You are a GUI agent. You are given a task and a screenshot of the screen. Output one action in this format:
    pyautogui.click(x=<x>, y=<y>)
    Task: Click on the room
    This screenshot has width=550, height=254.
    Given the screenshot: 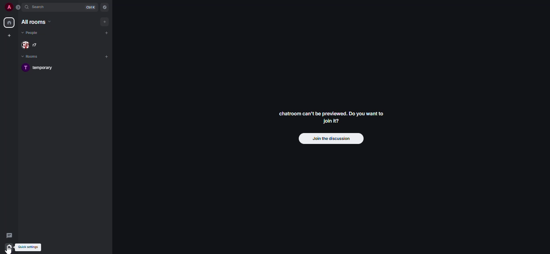 What is the action you would take?
    pyautogui.click(x=44, y=68)
    